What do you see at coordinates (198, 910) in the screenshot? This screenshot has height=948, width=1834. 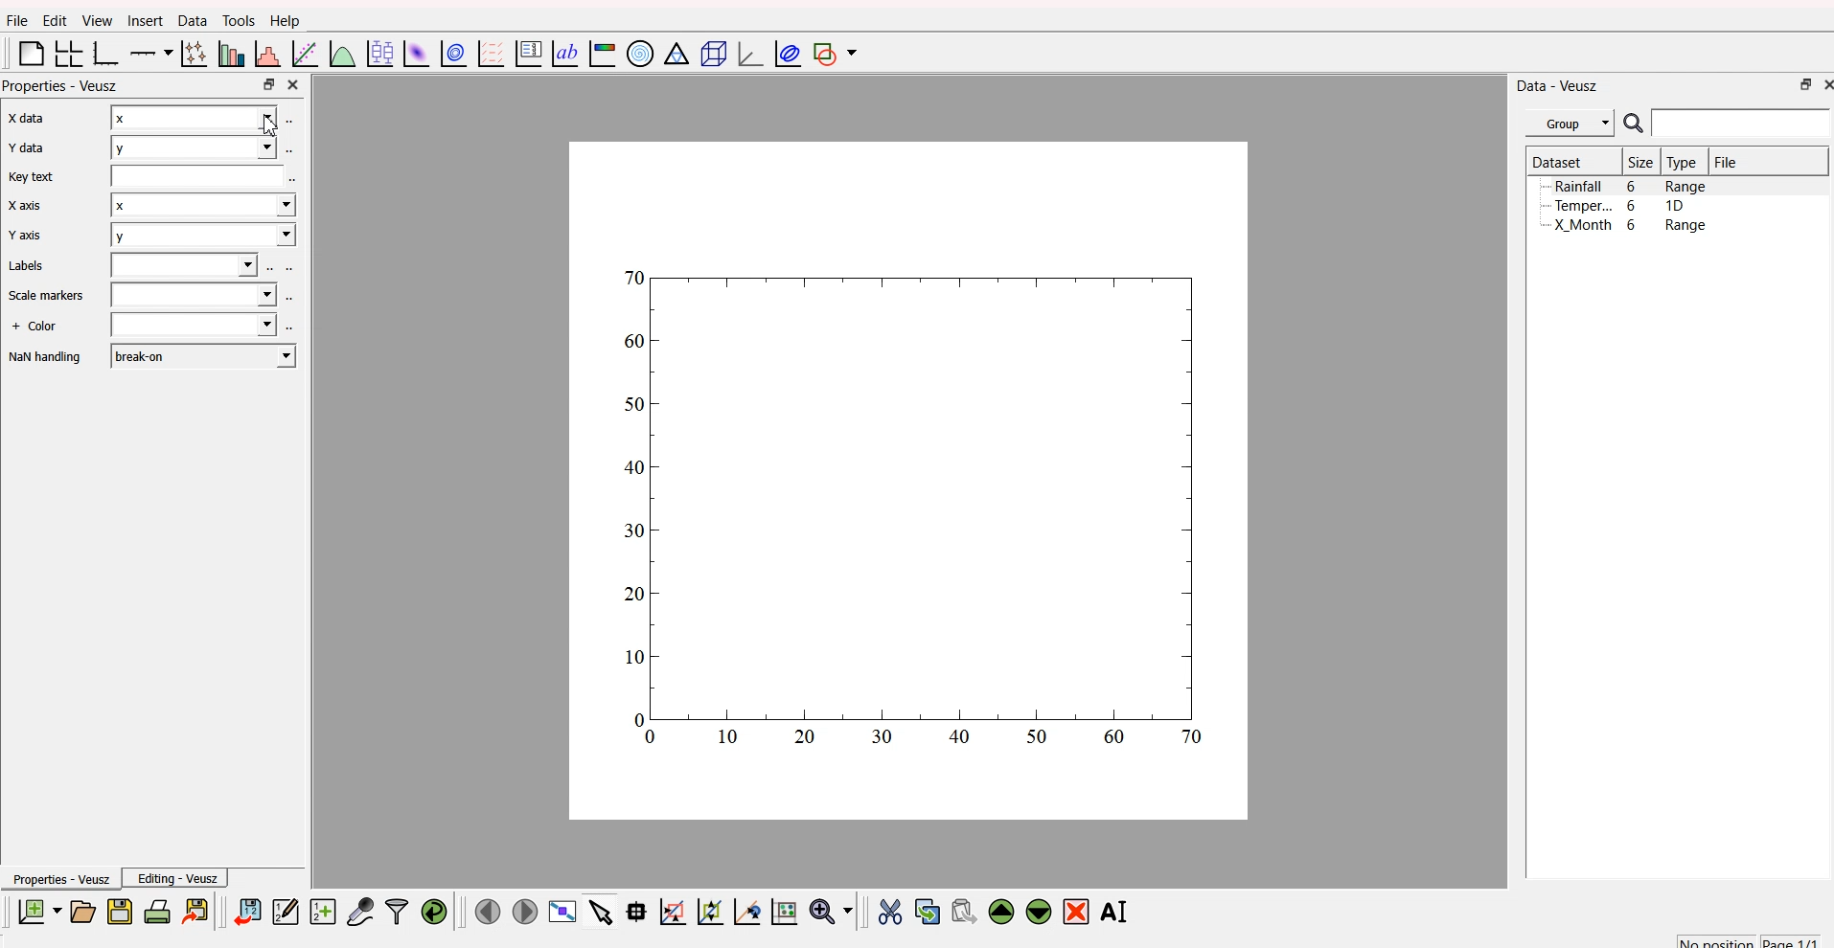 I see `export to graphics format` at bounding box center [198, 910].